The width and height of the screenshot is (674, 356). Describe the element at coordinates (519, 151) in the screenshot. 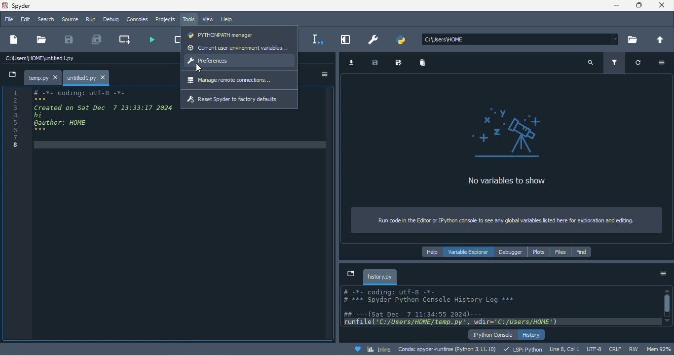

I see `no variables to show` at that location.